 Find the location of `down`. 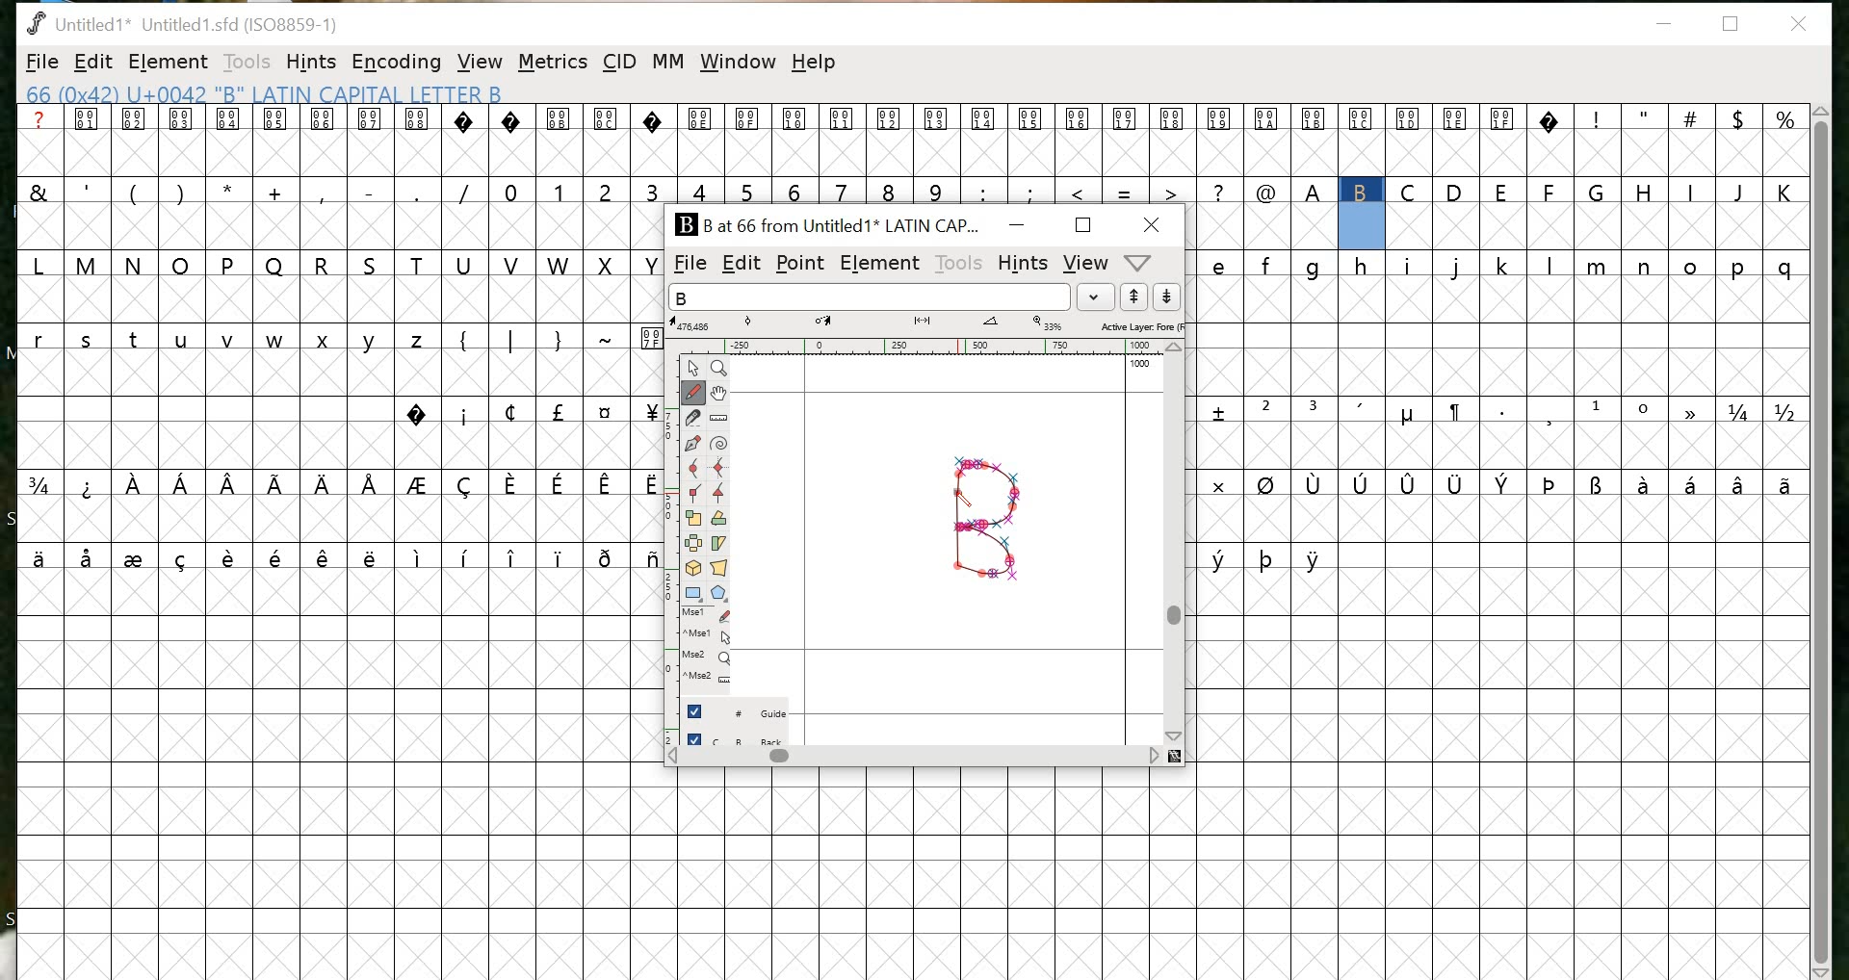

down is located at coordinates (1170, 297).